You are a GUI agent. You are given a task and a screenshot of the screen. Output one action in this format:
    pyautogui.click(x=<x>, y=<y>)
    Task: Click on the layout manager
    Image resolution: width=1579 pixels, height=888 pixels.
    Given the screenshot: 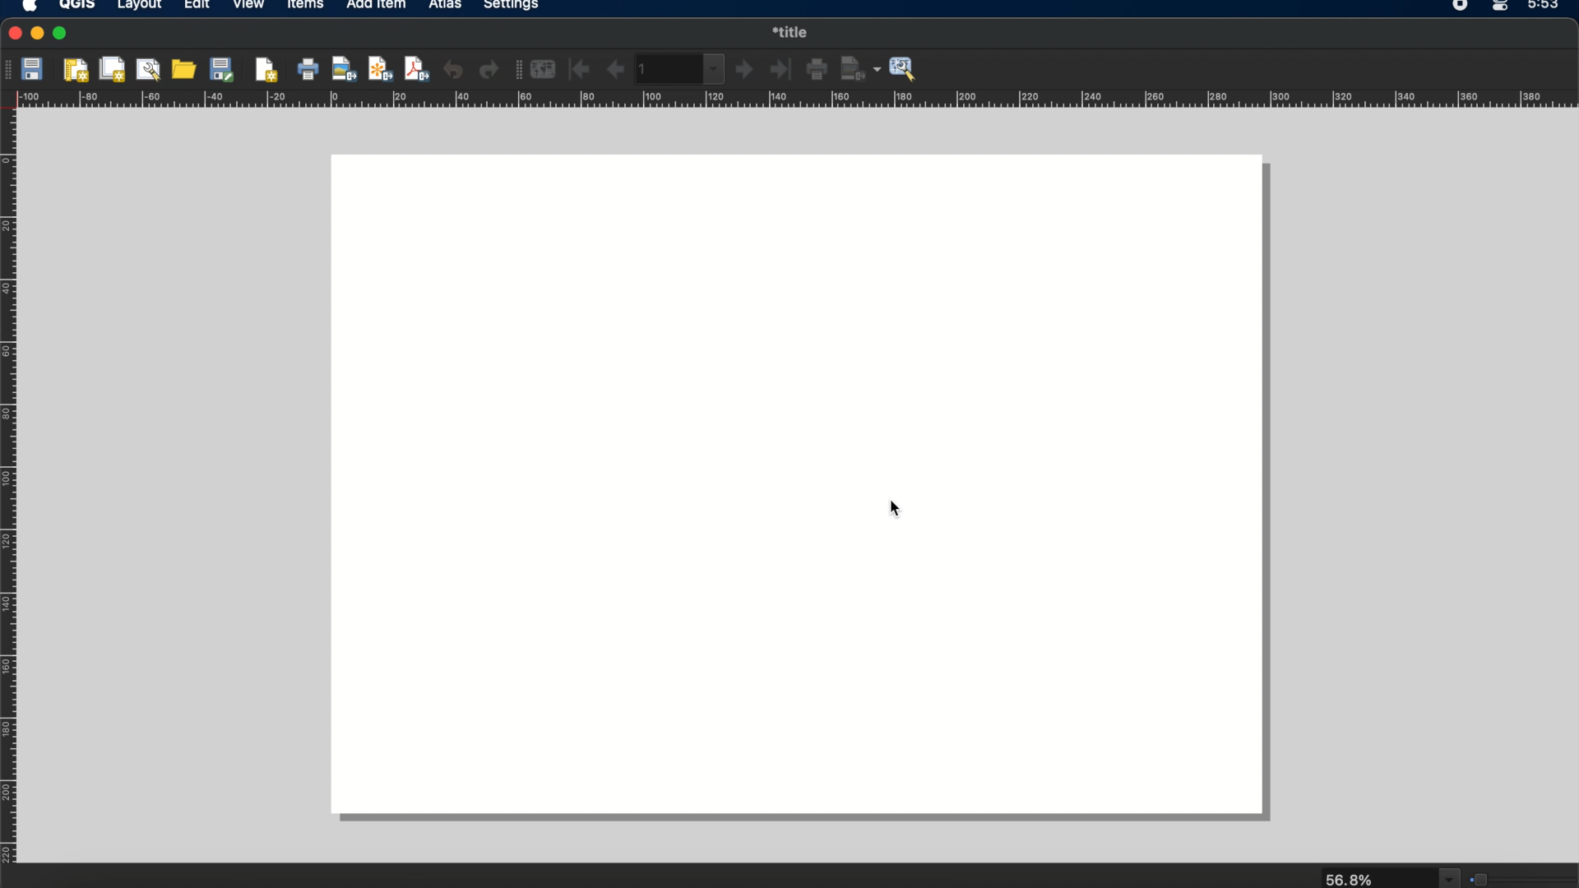 What is the action you would take?
    pyautogui.click(x=149, y=69)
    